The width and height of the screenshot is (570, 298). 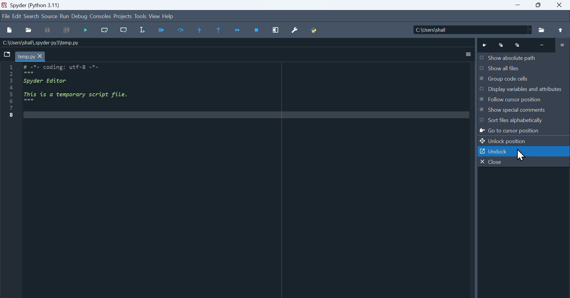 What do you see at coordinates (64, 16) in the screenshot?
I see `Run` at bounding box center [64, 16].